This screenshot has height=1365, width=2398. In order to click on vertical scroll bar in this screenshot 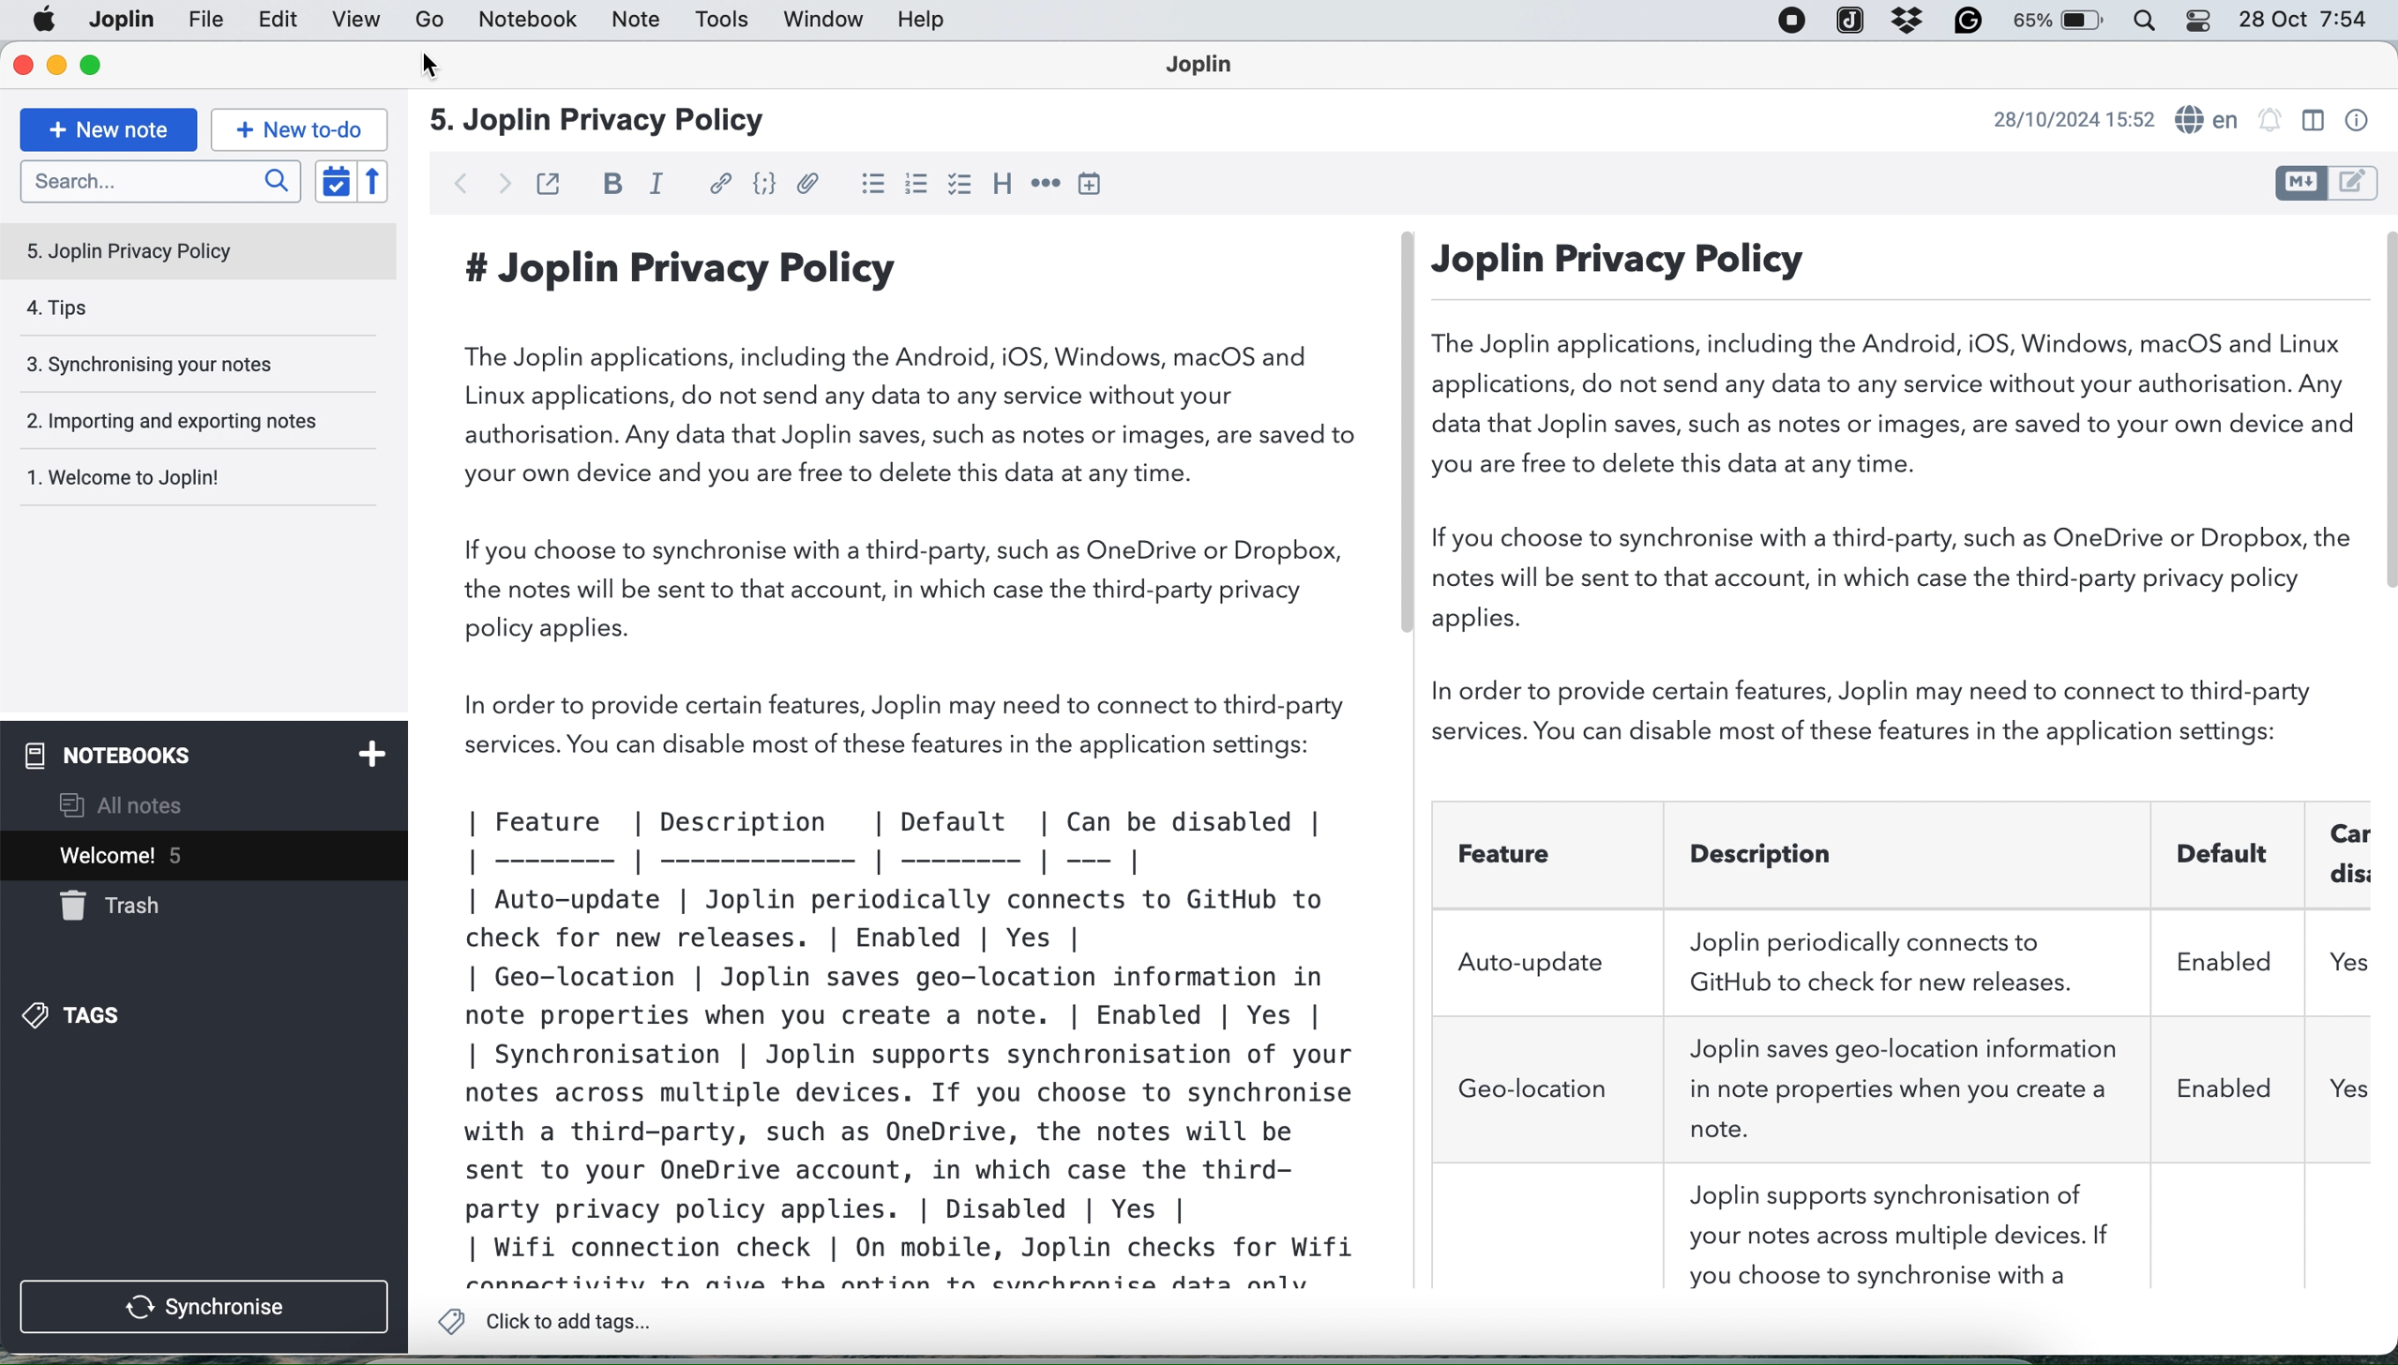, I will do `click(1411, 433)`.